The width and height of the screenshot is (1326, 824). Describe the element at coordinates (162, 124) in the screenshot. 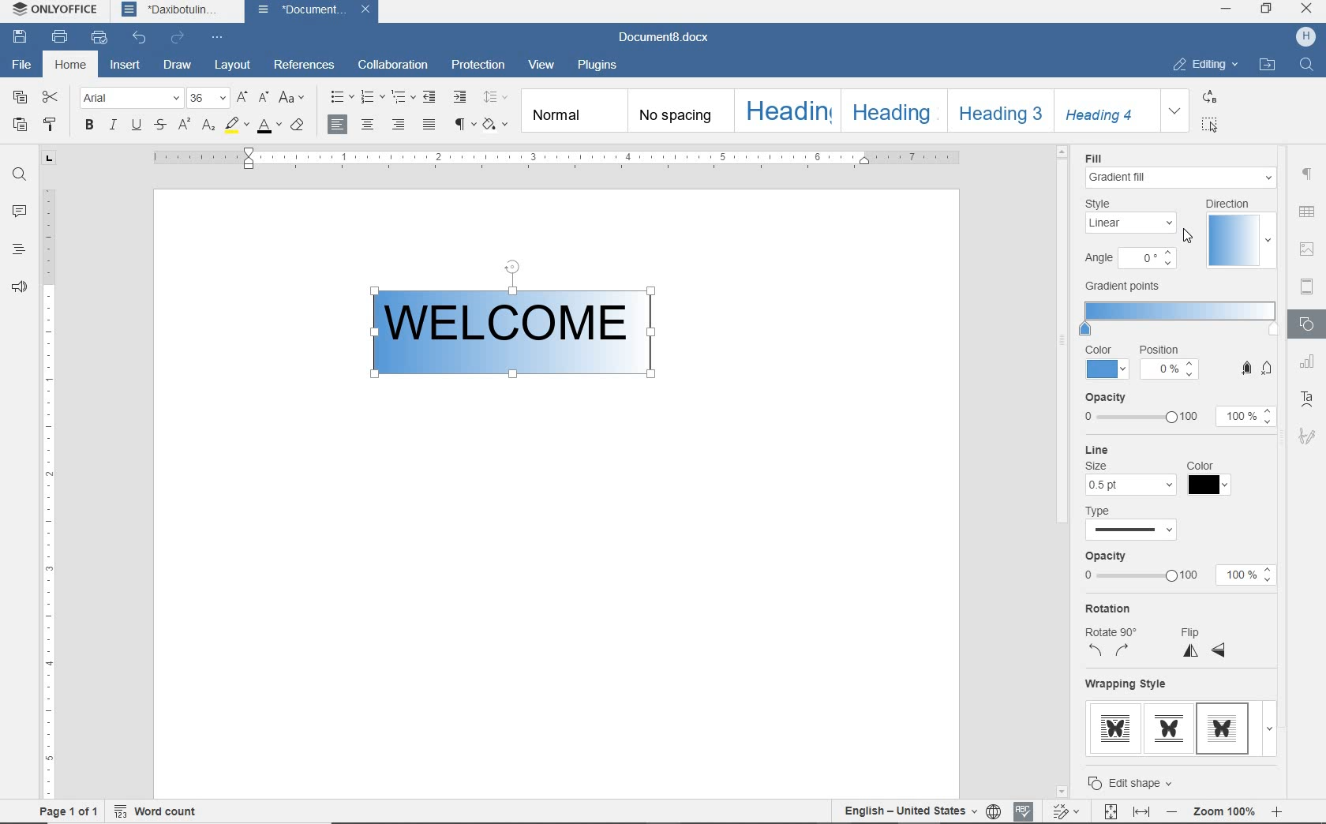

I see `STRIKETHROUGH` at that location.